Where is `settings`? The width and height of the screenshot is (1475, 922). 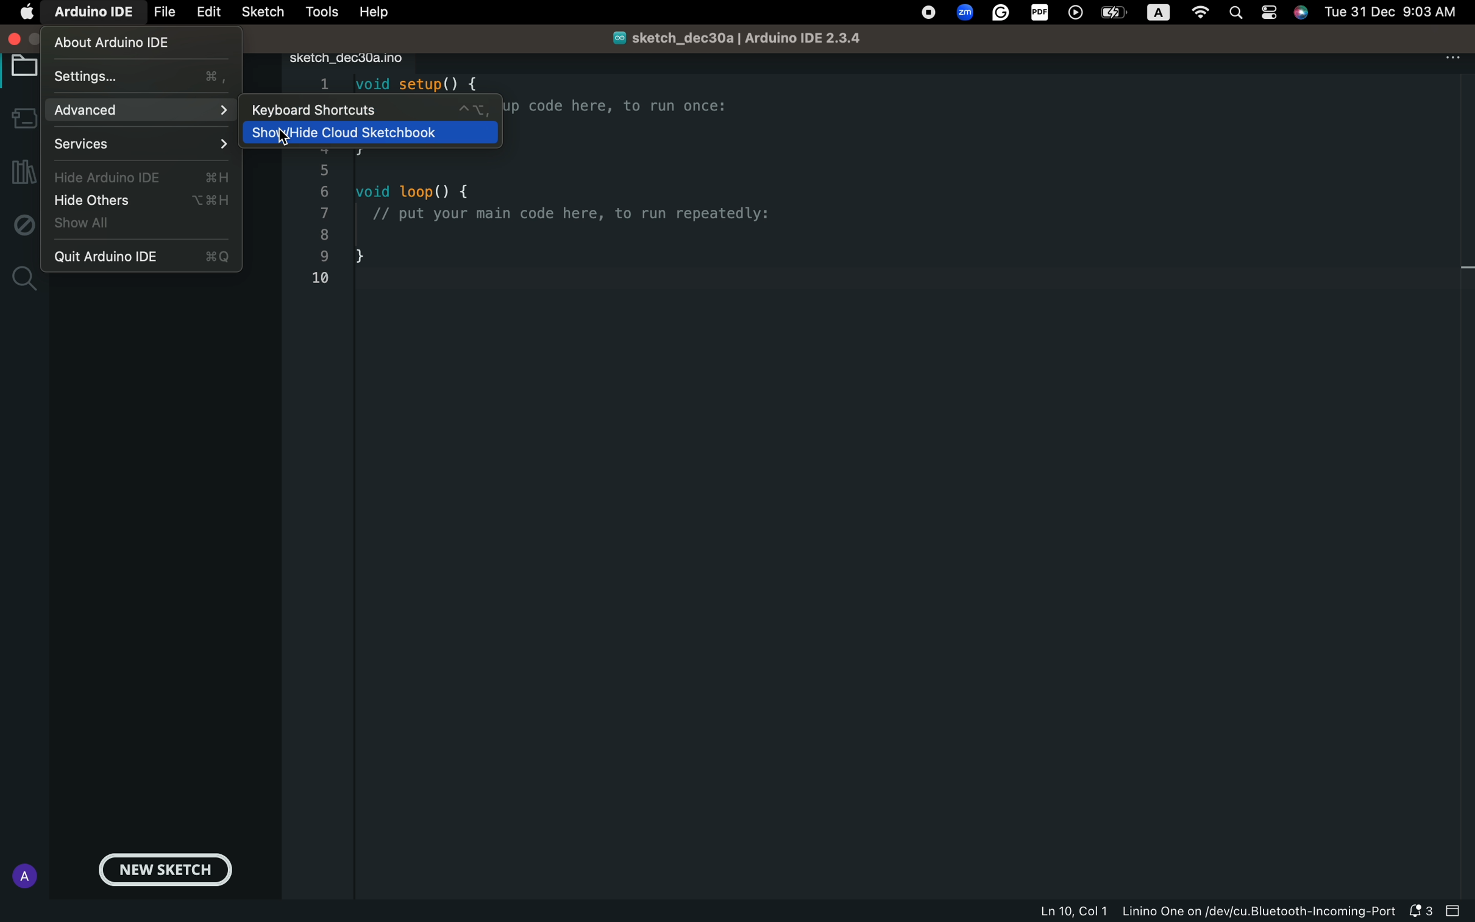 settings is located at coordinates (141, 76).